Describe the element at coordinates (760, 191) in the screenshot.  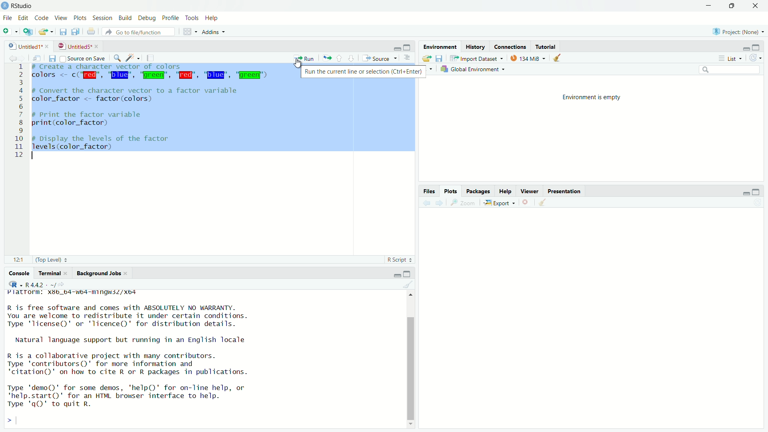
I see `maximize` at that location.